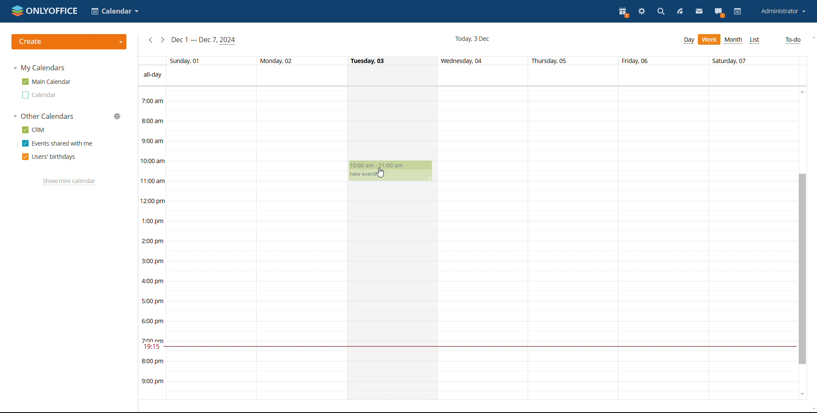 The width and height of the screenshot is (817, 413). What do you see at coordinates (56, 143) in the screenshot?
I see `Events shared with me` at bounding box center [56, 143].